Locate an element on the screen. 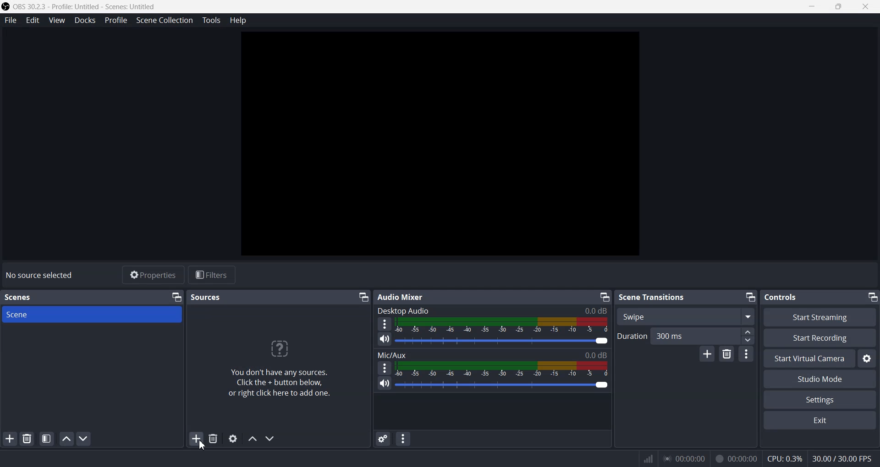  Move Scene Down is located at coordinates (83, 438).